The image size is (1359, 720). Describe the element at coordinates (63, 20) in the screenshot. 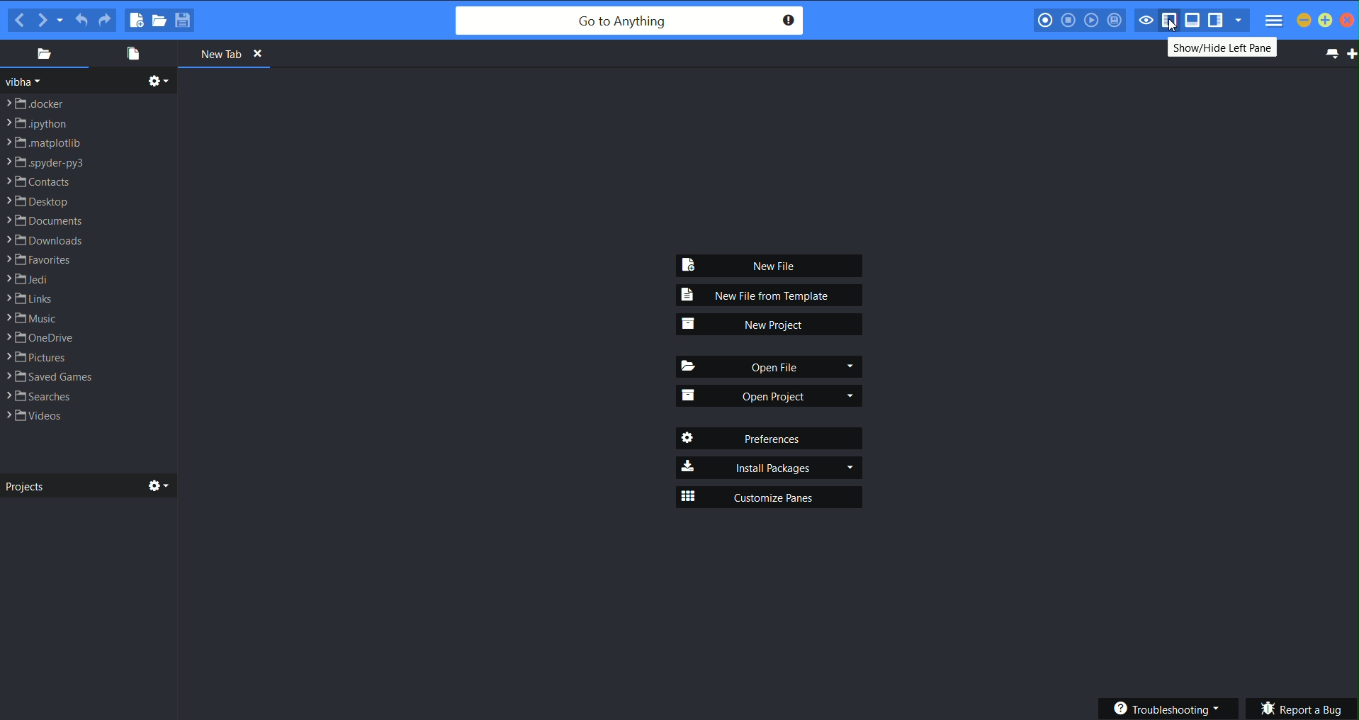

I see `recent locations` at that location.